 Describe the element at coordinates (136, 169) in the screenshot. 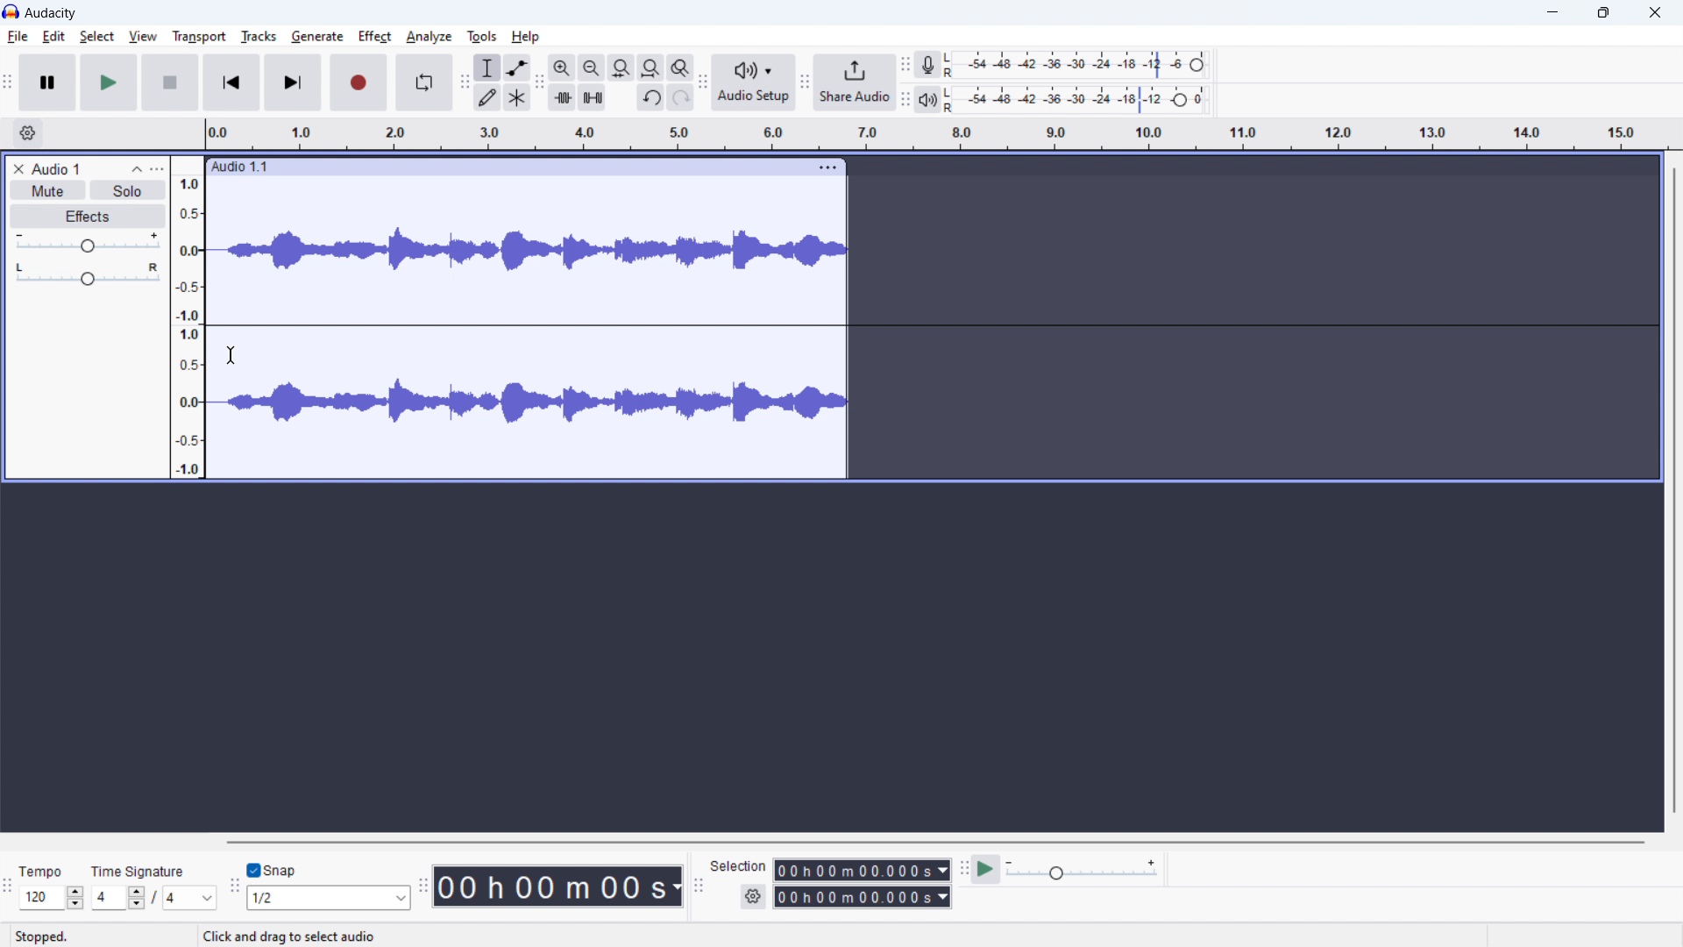

I see `collapse` at that location.